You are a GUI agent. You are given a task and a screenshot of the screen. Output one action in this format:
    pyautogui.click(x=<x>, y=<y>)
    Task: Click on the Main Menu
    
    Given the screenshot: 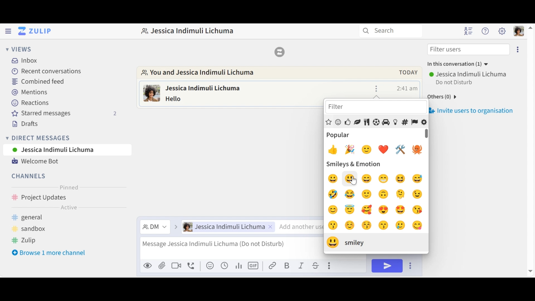 What is the action you would take?
    pyautogui.click(x=502, y=31)
    